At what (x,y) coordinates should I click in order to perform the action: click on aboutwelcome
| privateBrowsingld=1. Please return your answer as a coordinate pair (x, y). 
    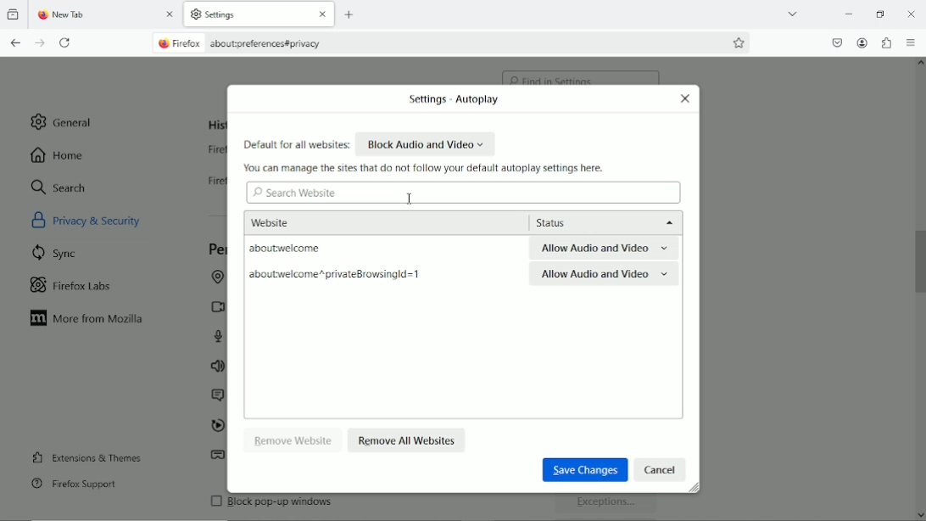
    Looking at the image, I should click on (335, 276).